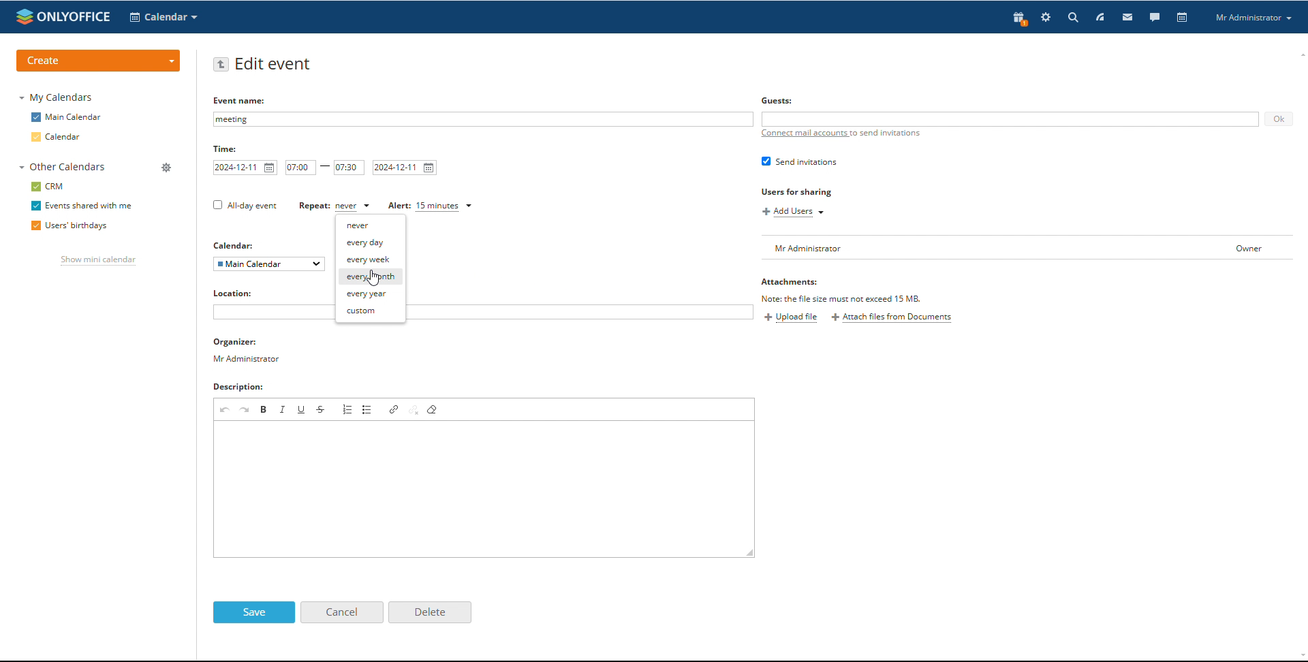 This screenshot has height=662, width=1308. What do you see at coordinates (371, 259) in the screenshot?
I see `every week` at bounding box center [371, 259].